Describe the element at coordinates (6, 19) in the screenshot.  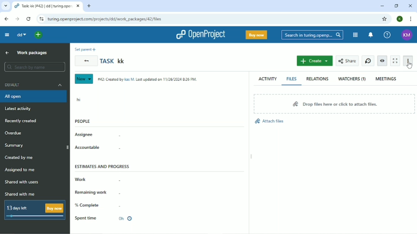
I see `Back` at that location.